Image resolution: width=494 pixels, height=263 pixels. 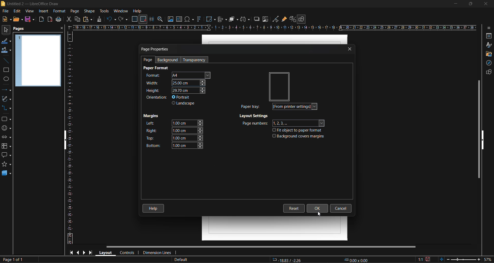 I want to click on slide master name, so click(x=182, y=260).